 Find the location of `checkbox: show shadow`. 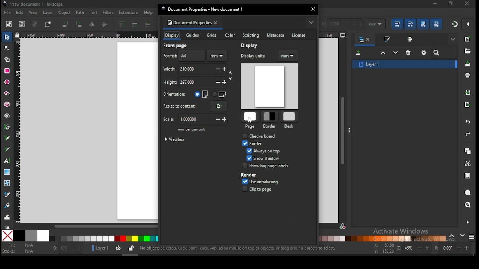

checkbox: show shadow is located at coordinates (264, 159).